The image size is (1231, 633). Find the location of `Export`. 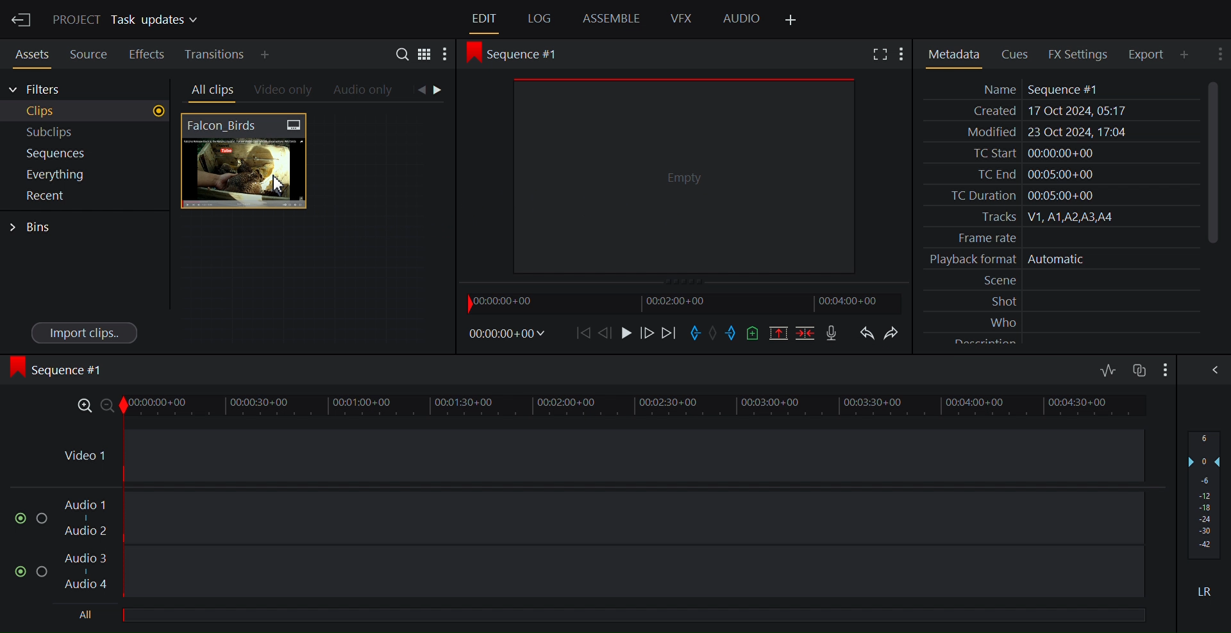

Export is located at coordinates (1151, 54).